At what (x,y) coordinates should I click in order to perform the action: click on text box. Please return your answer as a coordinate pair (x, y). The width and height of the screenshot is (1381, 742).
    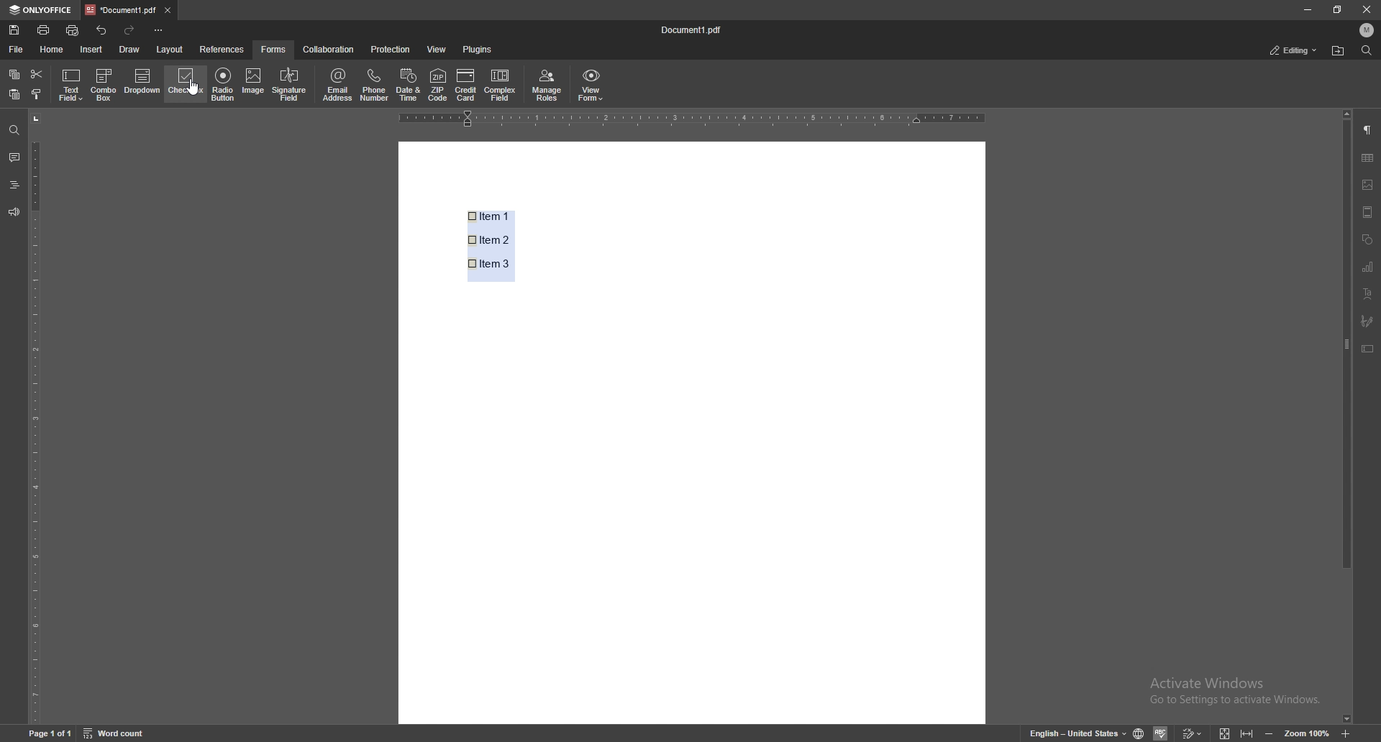
    Looking at the image, I should click on (1369, 349).